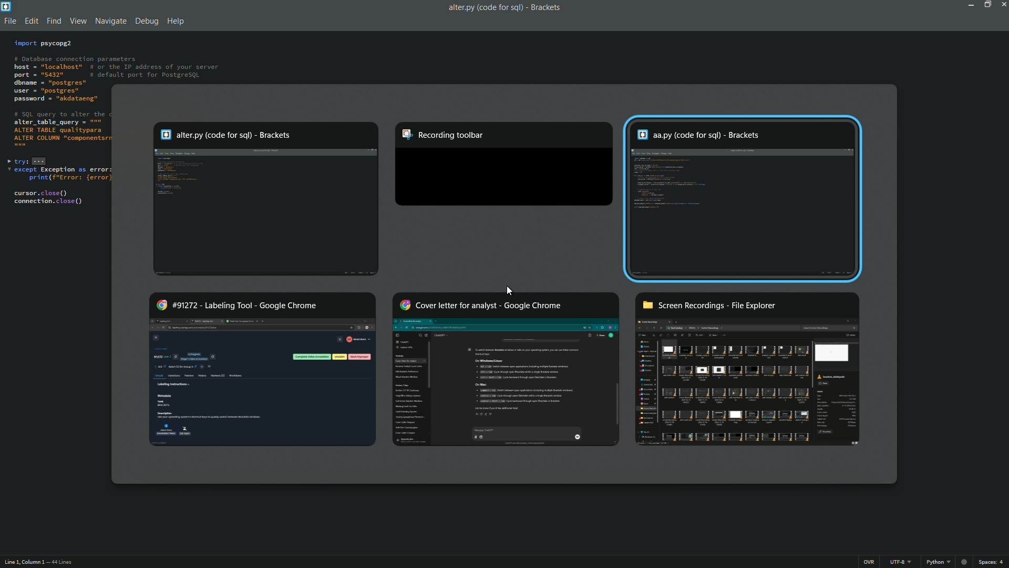 Image resolution: width=1009 pixels, height=568 pixels. I want to click on debug menu, so click(146, 22).